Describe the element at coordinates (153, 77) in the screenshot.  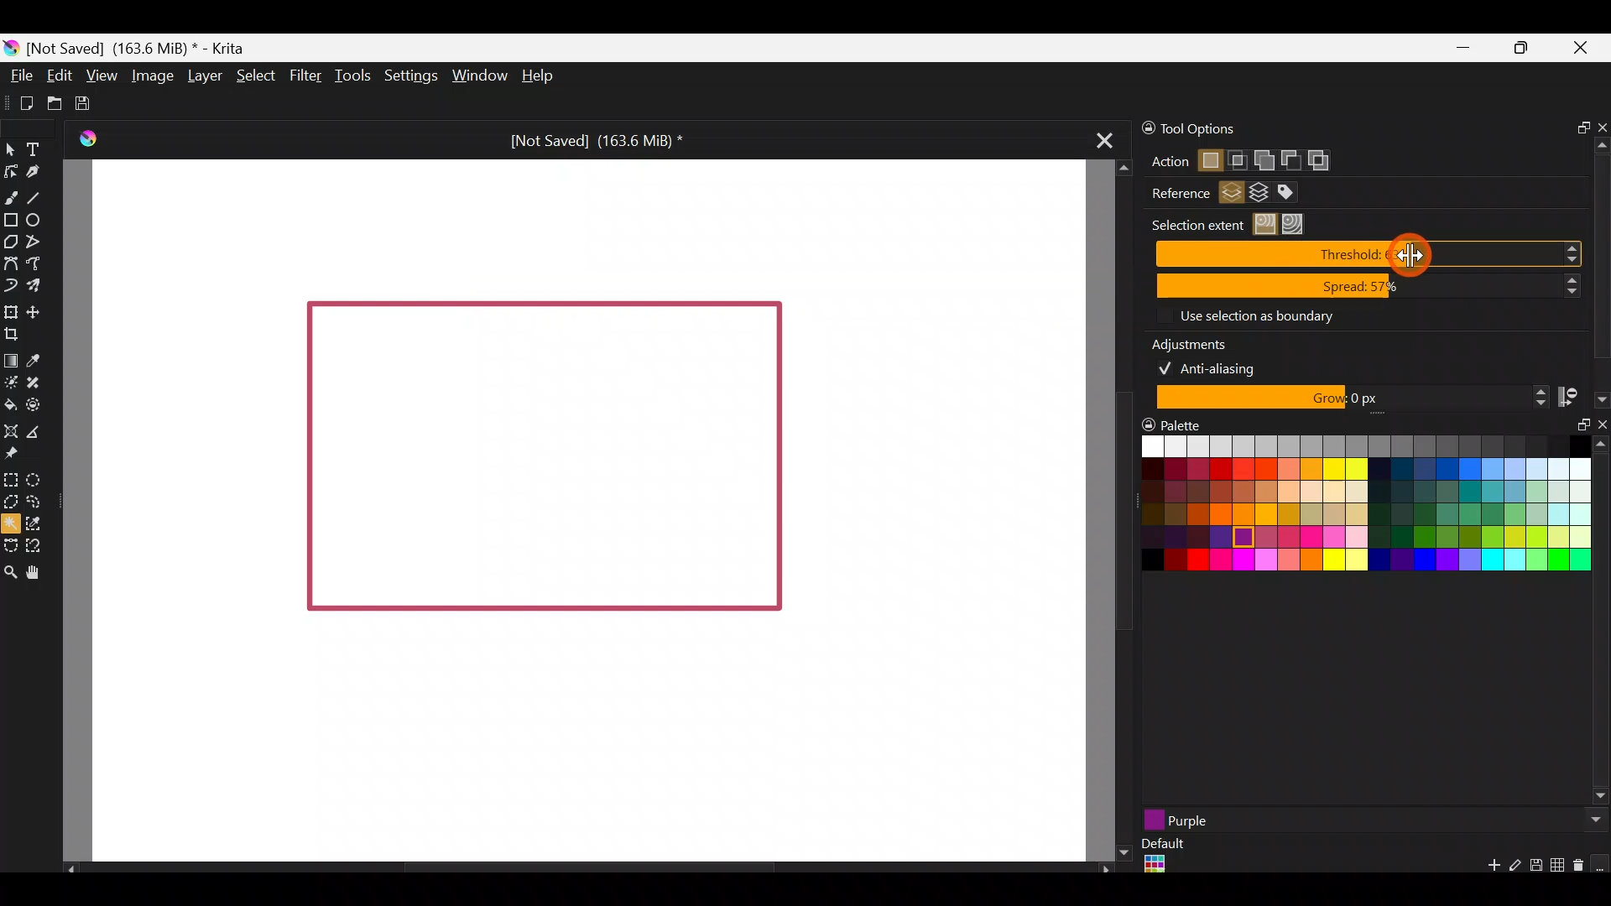
I see `Image` at that location.